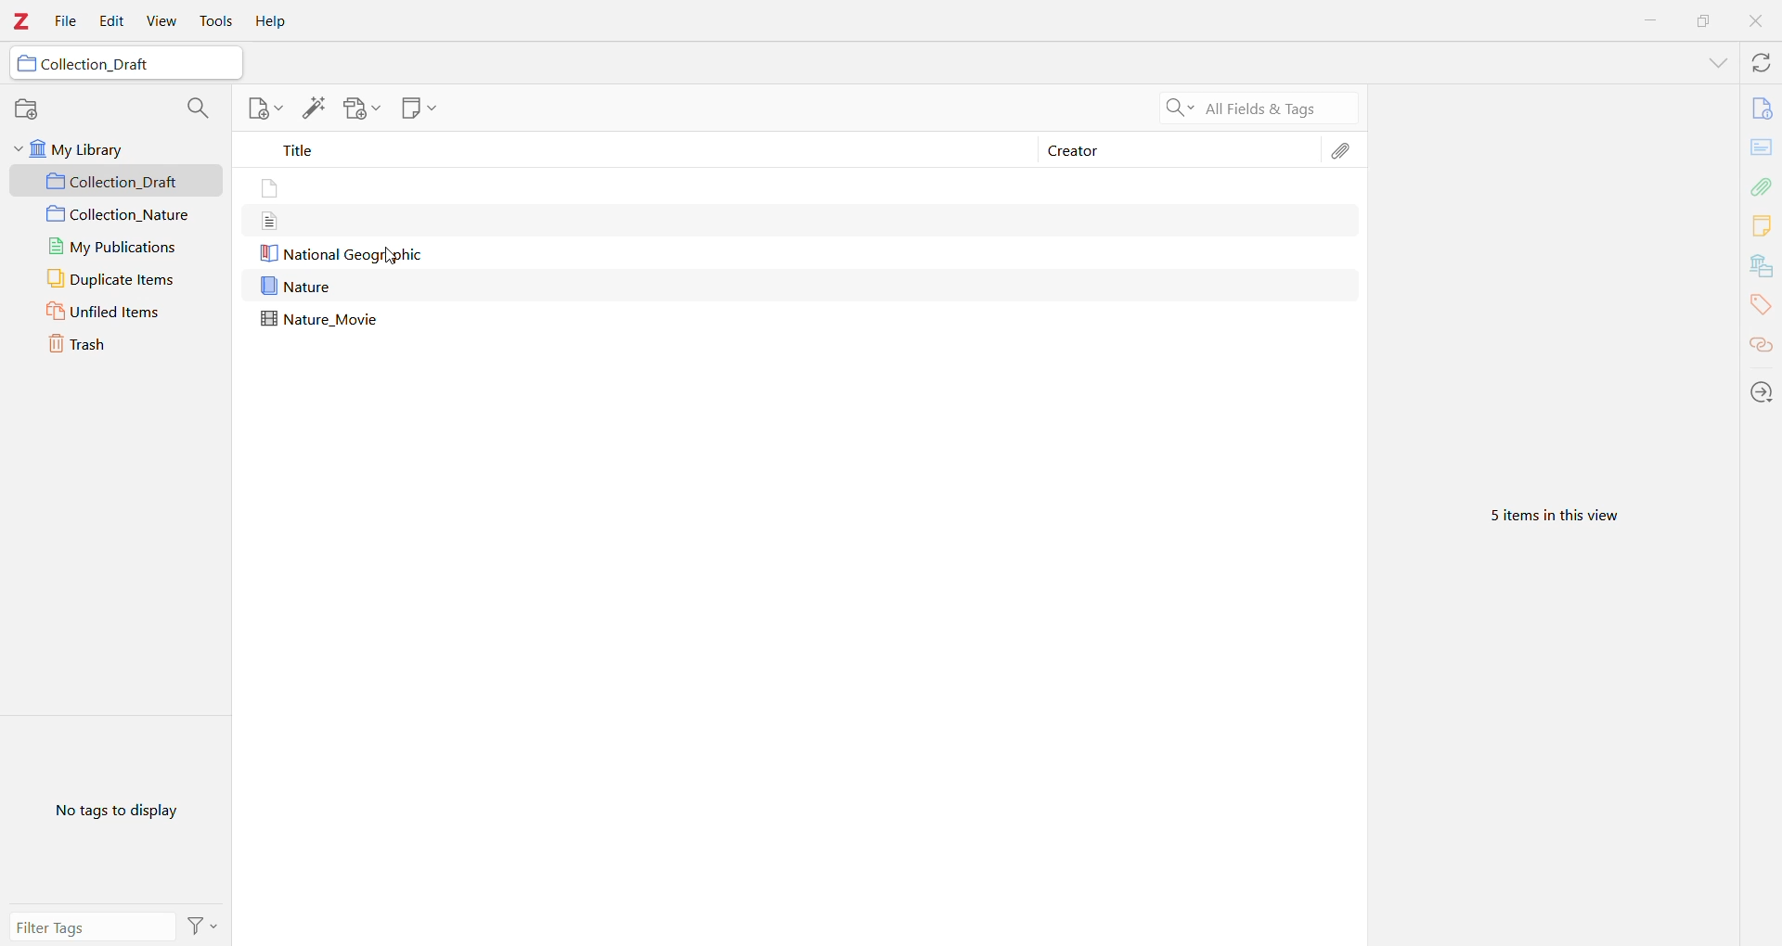  I want to click on cursor, so click(397, 262).